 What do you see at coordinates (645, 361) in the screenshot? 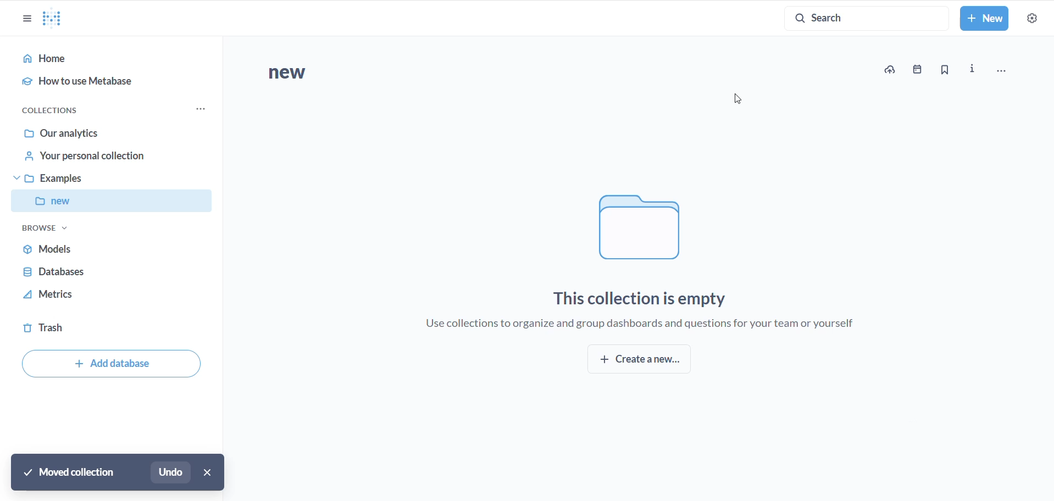
I see `create new` at bounding box center [645, 361].